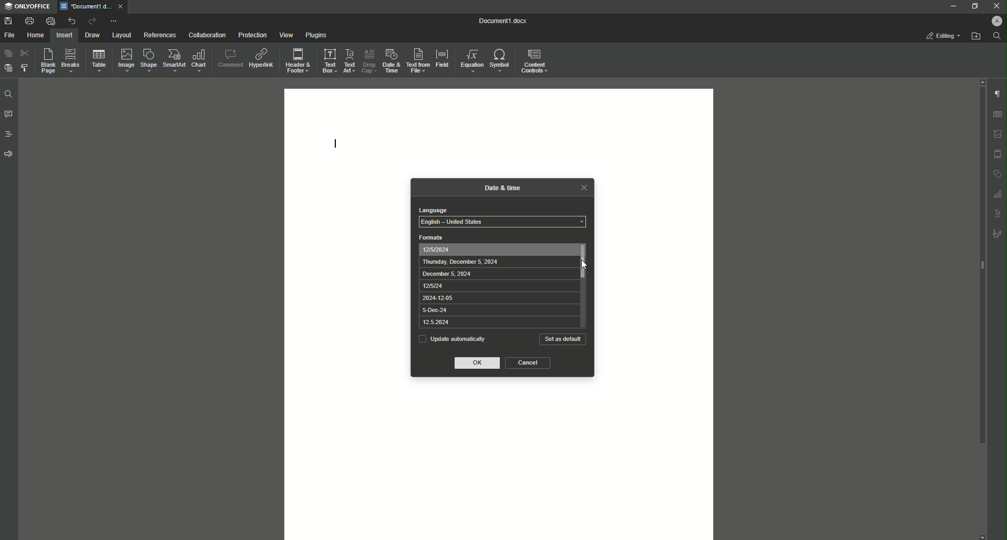 Image resolution: width=1007 pixels, height=540 pixels. What do you see at coordinates (436, 310) in the screenshot?
I see `5-Dec-24` at bounding box center [436, 310].